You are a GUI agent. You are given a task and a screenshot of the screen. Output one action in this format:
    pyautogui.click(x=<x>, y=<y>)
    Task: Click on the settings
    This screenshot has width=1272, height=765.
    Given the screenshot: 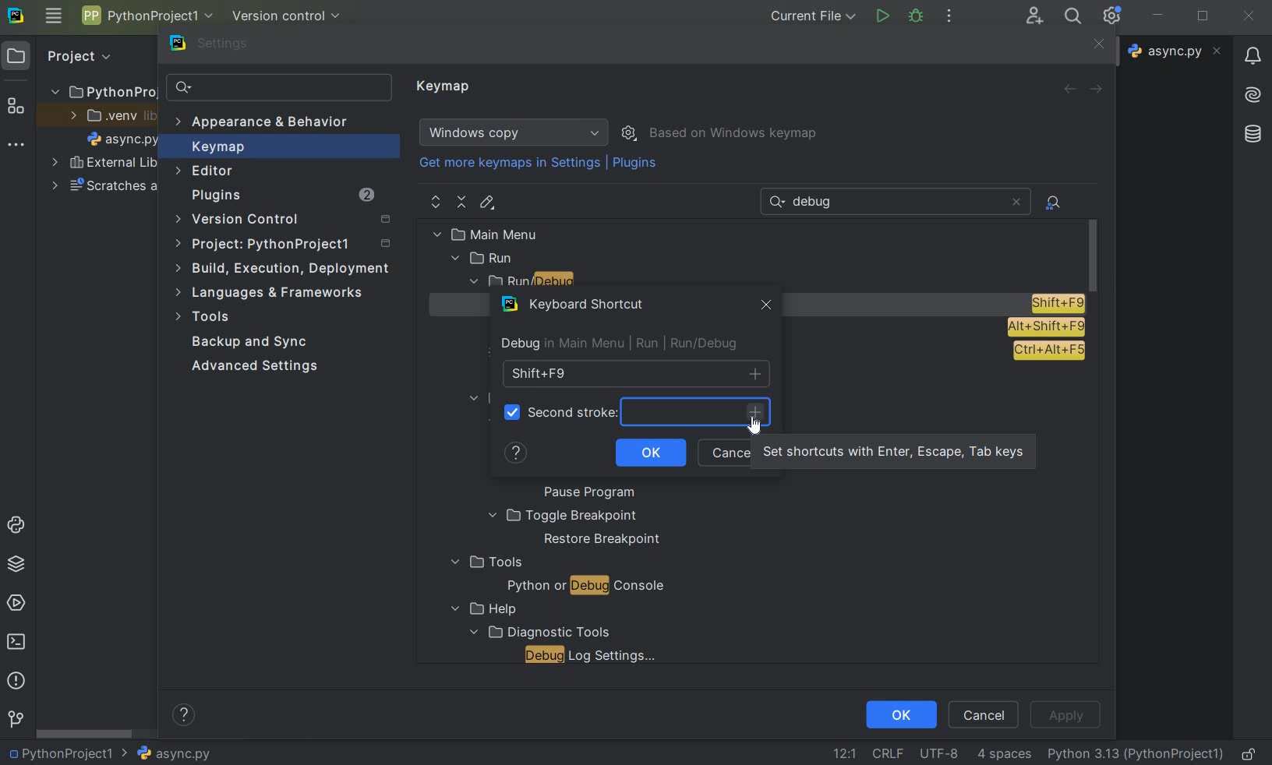 What is the action you would take?
    pyautogui.click(x=219, y=47)
    